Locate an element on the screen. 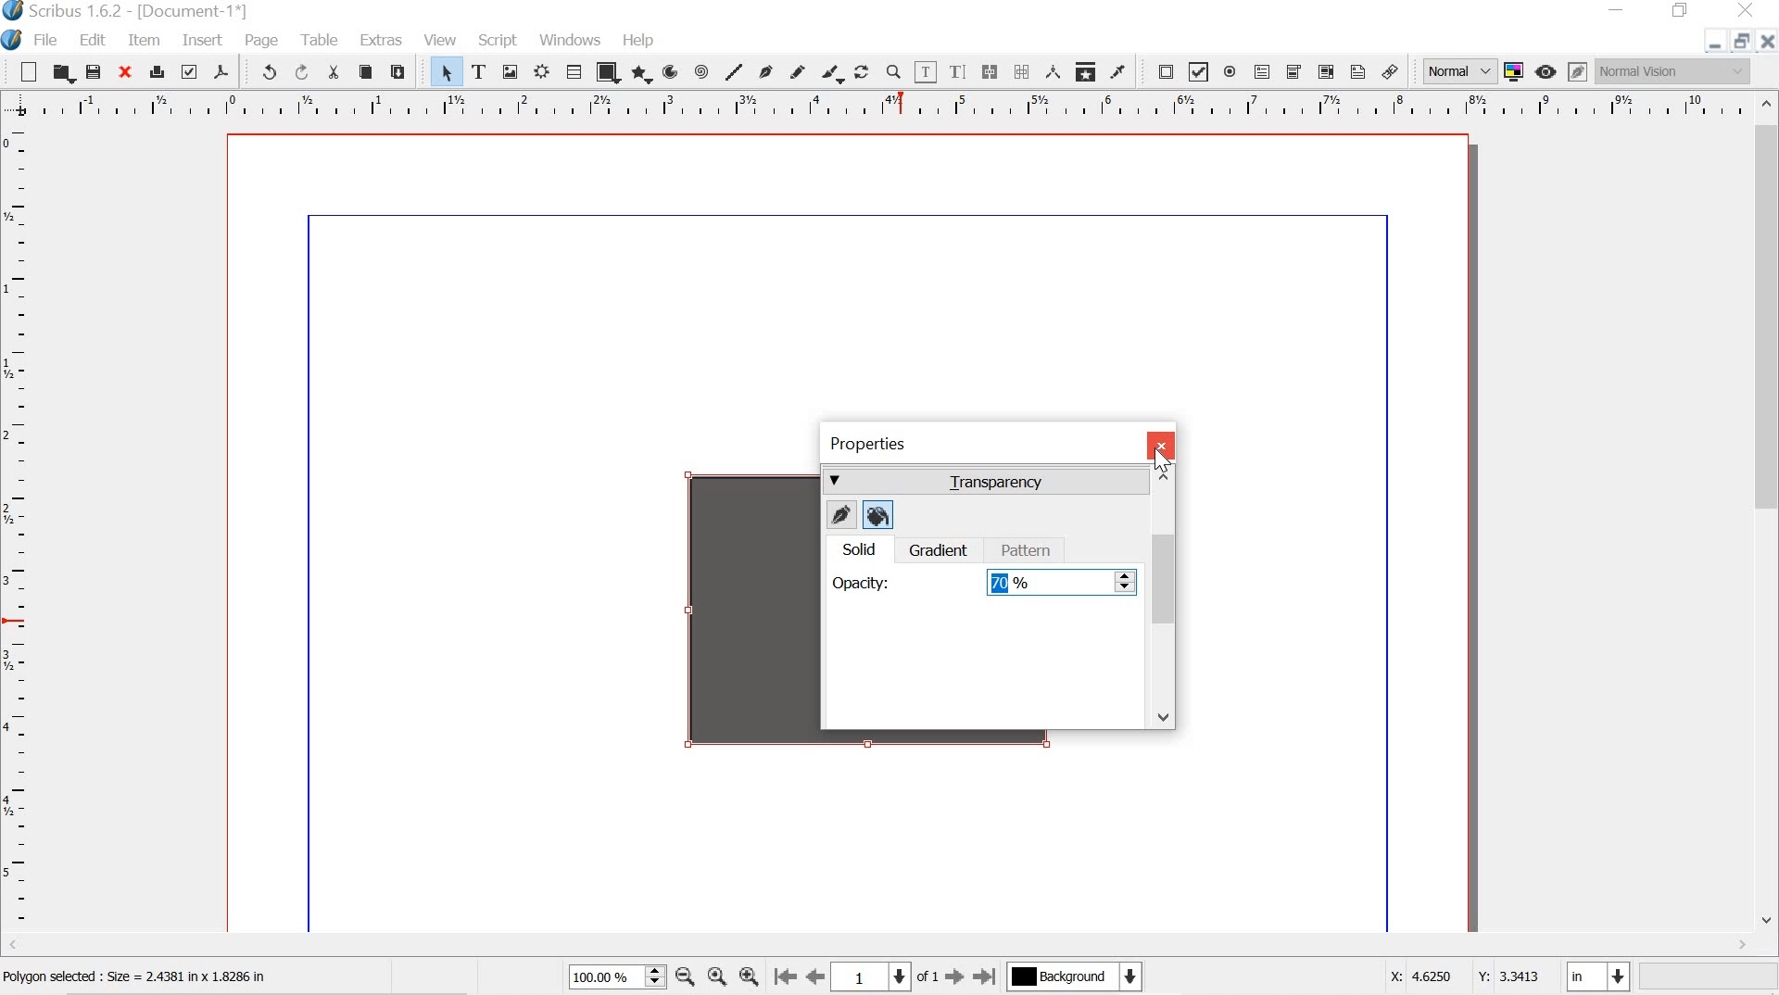 This screenshot has width=1779, height=995. close is located at coordinates (123, 70).